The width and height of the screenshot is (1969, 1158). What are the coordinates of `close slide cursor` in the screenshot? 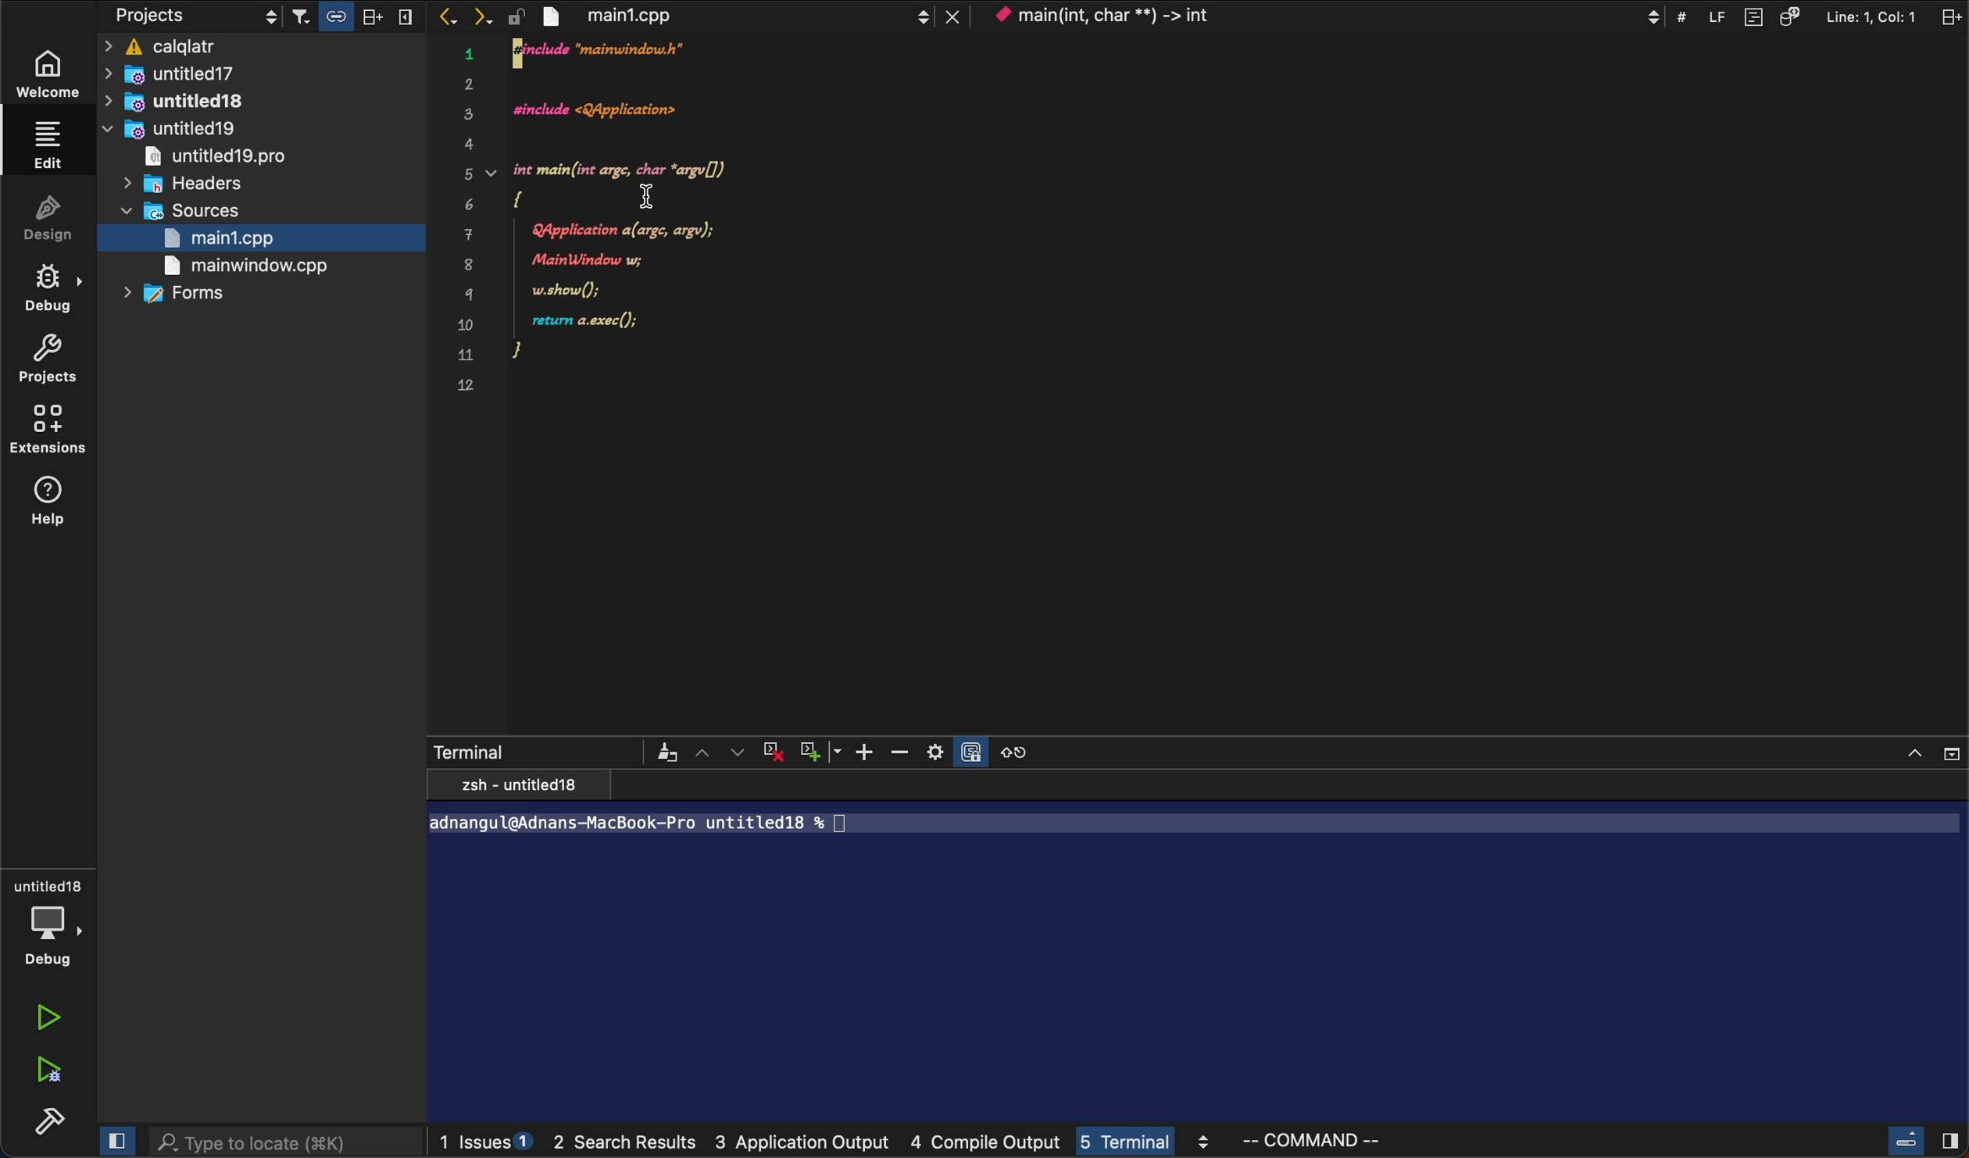 It's located at (1917, 1142).